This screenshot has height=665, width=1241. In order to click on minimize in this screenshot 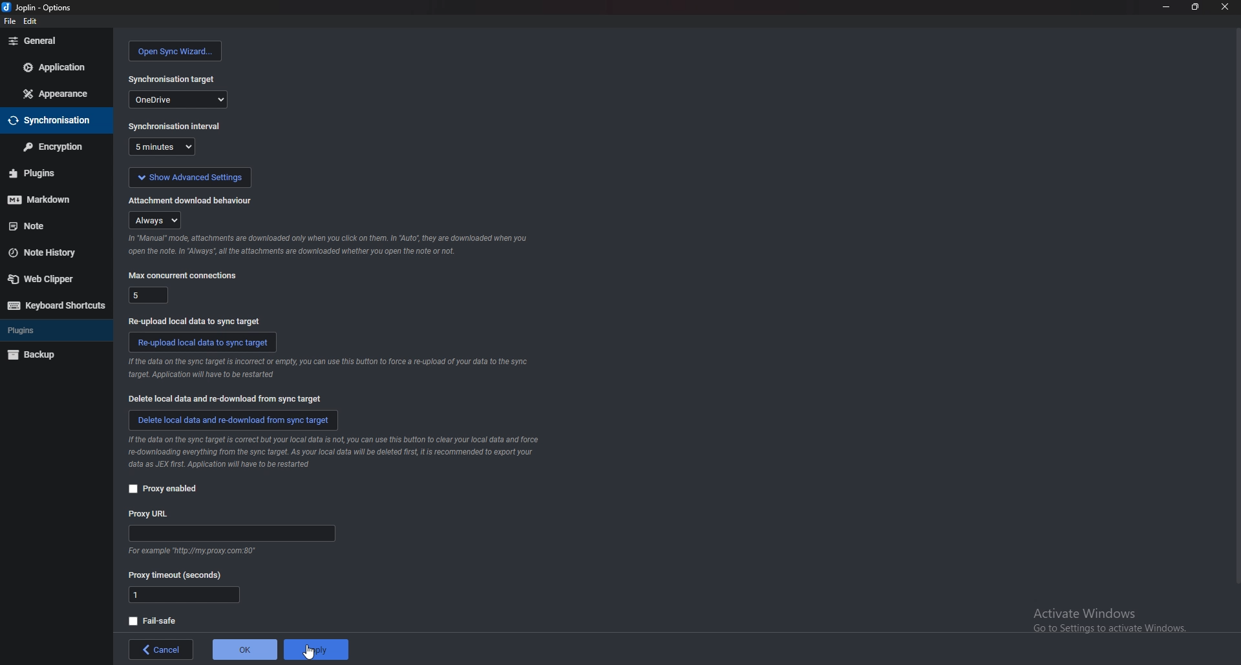, I will do `click(1167, 6)`.